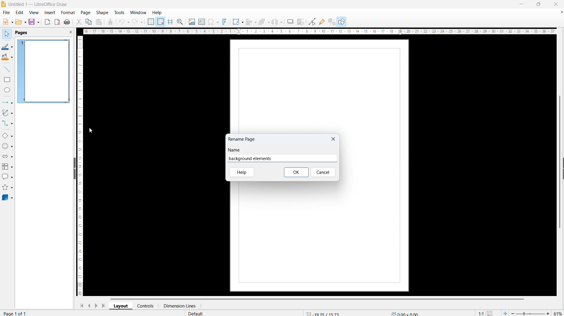 Image resolution: width=564 pixels, height=316 pixels. What do you see at coordinates (214, 22) in the screenshot?
I see `Insert symbol ` at bounding box center [214, 22].